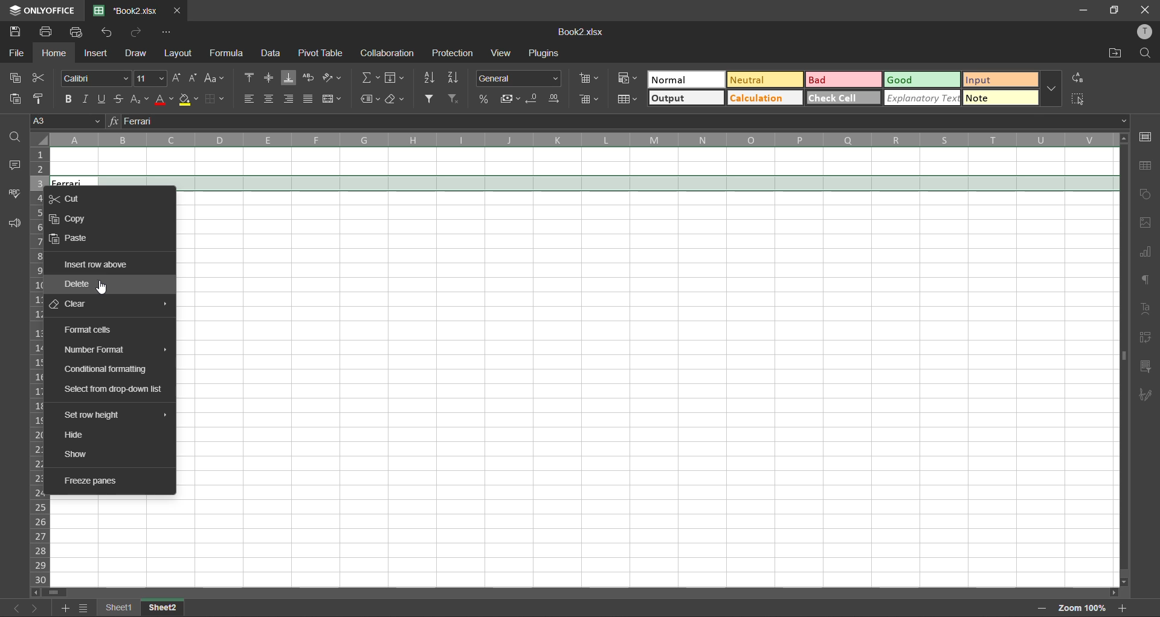 The width and height of the screenshot is (1160, 617). What do you see at coordinates (227, 54) in the screenshot?
I see `formula` at bounding box center [227, 54].